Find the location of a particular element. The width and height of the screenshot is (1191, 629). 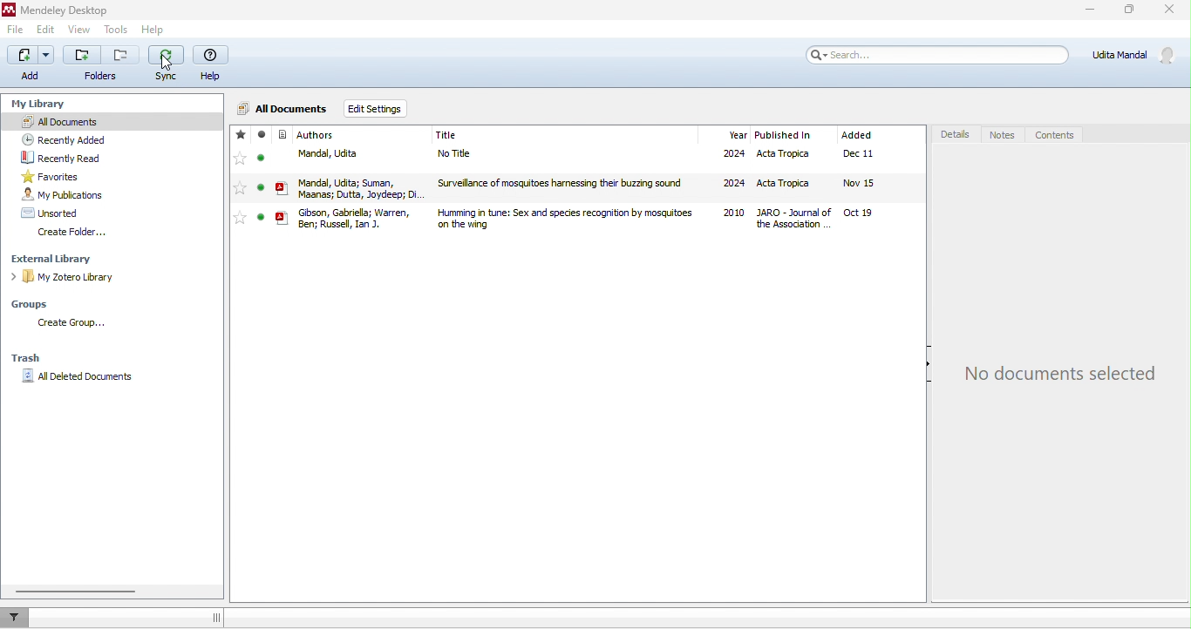

file is located at coordinates (569, 157).